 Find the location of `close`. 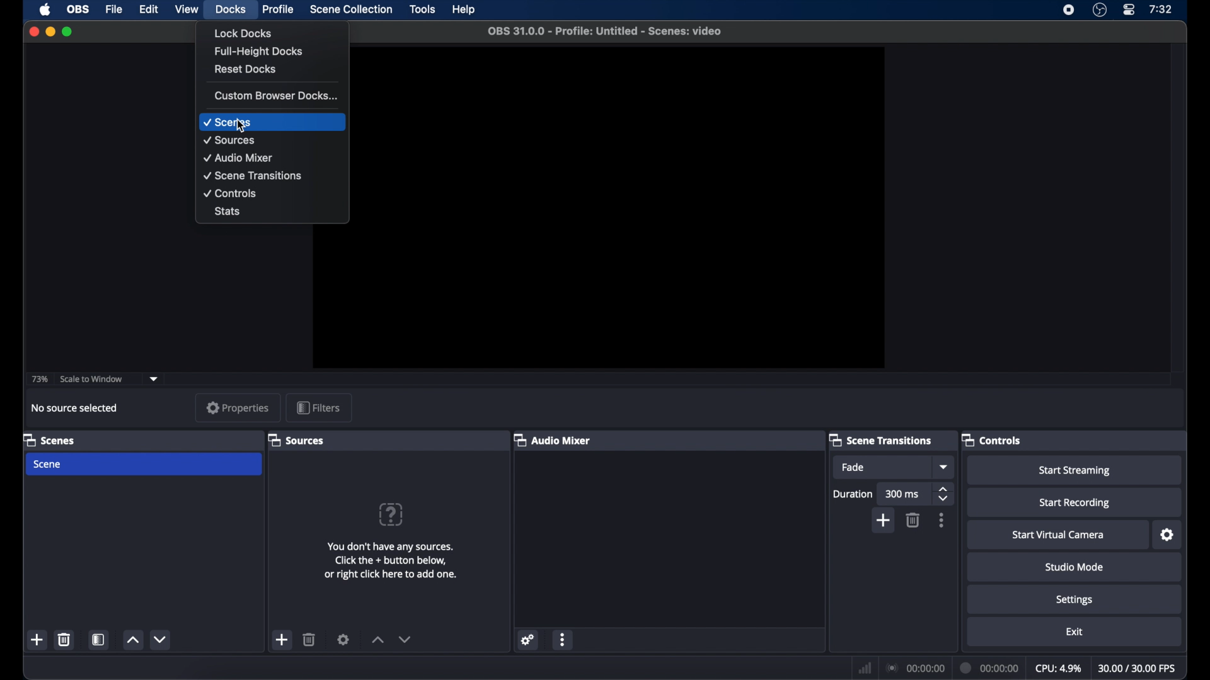

close is located at coordinates (35, 31).